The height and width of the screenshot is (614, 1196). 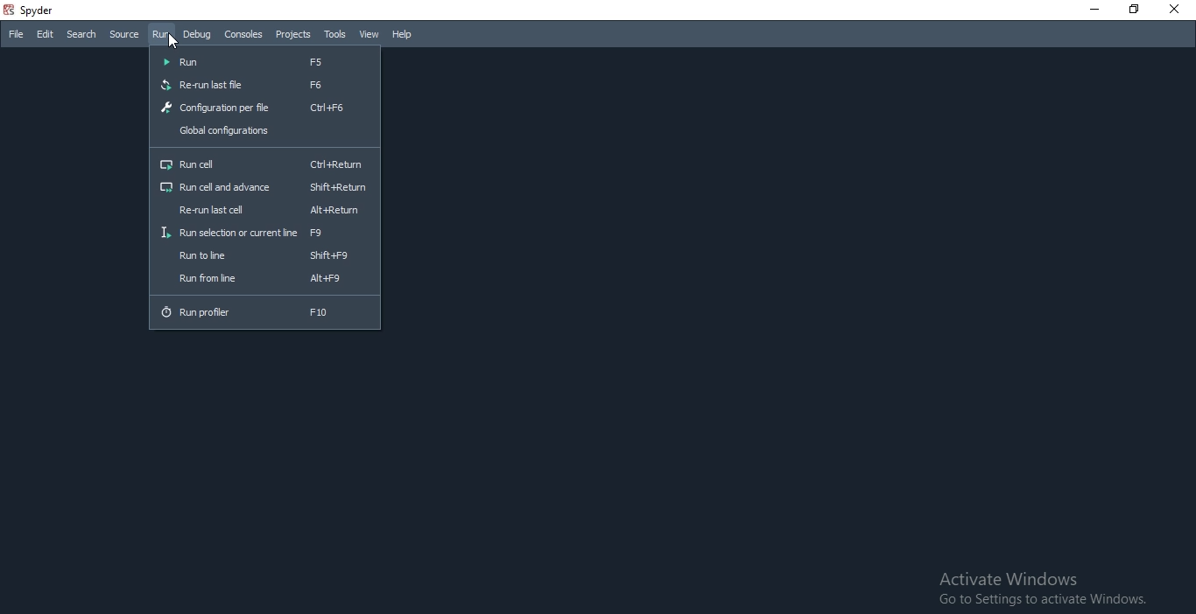 I want to click on run selection or current line, so click(x=264, y=234).